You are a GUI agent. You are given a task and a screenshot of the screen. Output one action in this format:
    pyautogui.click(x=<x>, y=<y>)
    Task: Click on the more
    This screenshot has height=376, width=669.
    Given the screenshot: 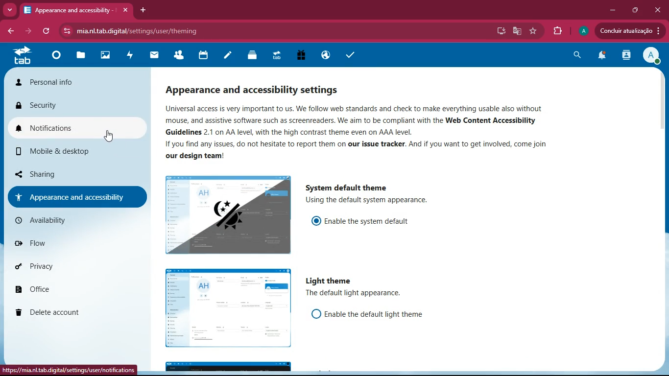 What is the action you would take?
    pyautogui.click(x=9, y=10)
    